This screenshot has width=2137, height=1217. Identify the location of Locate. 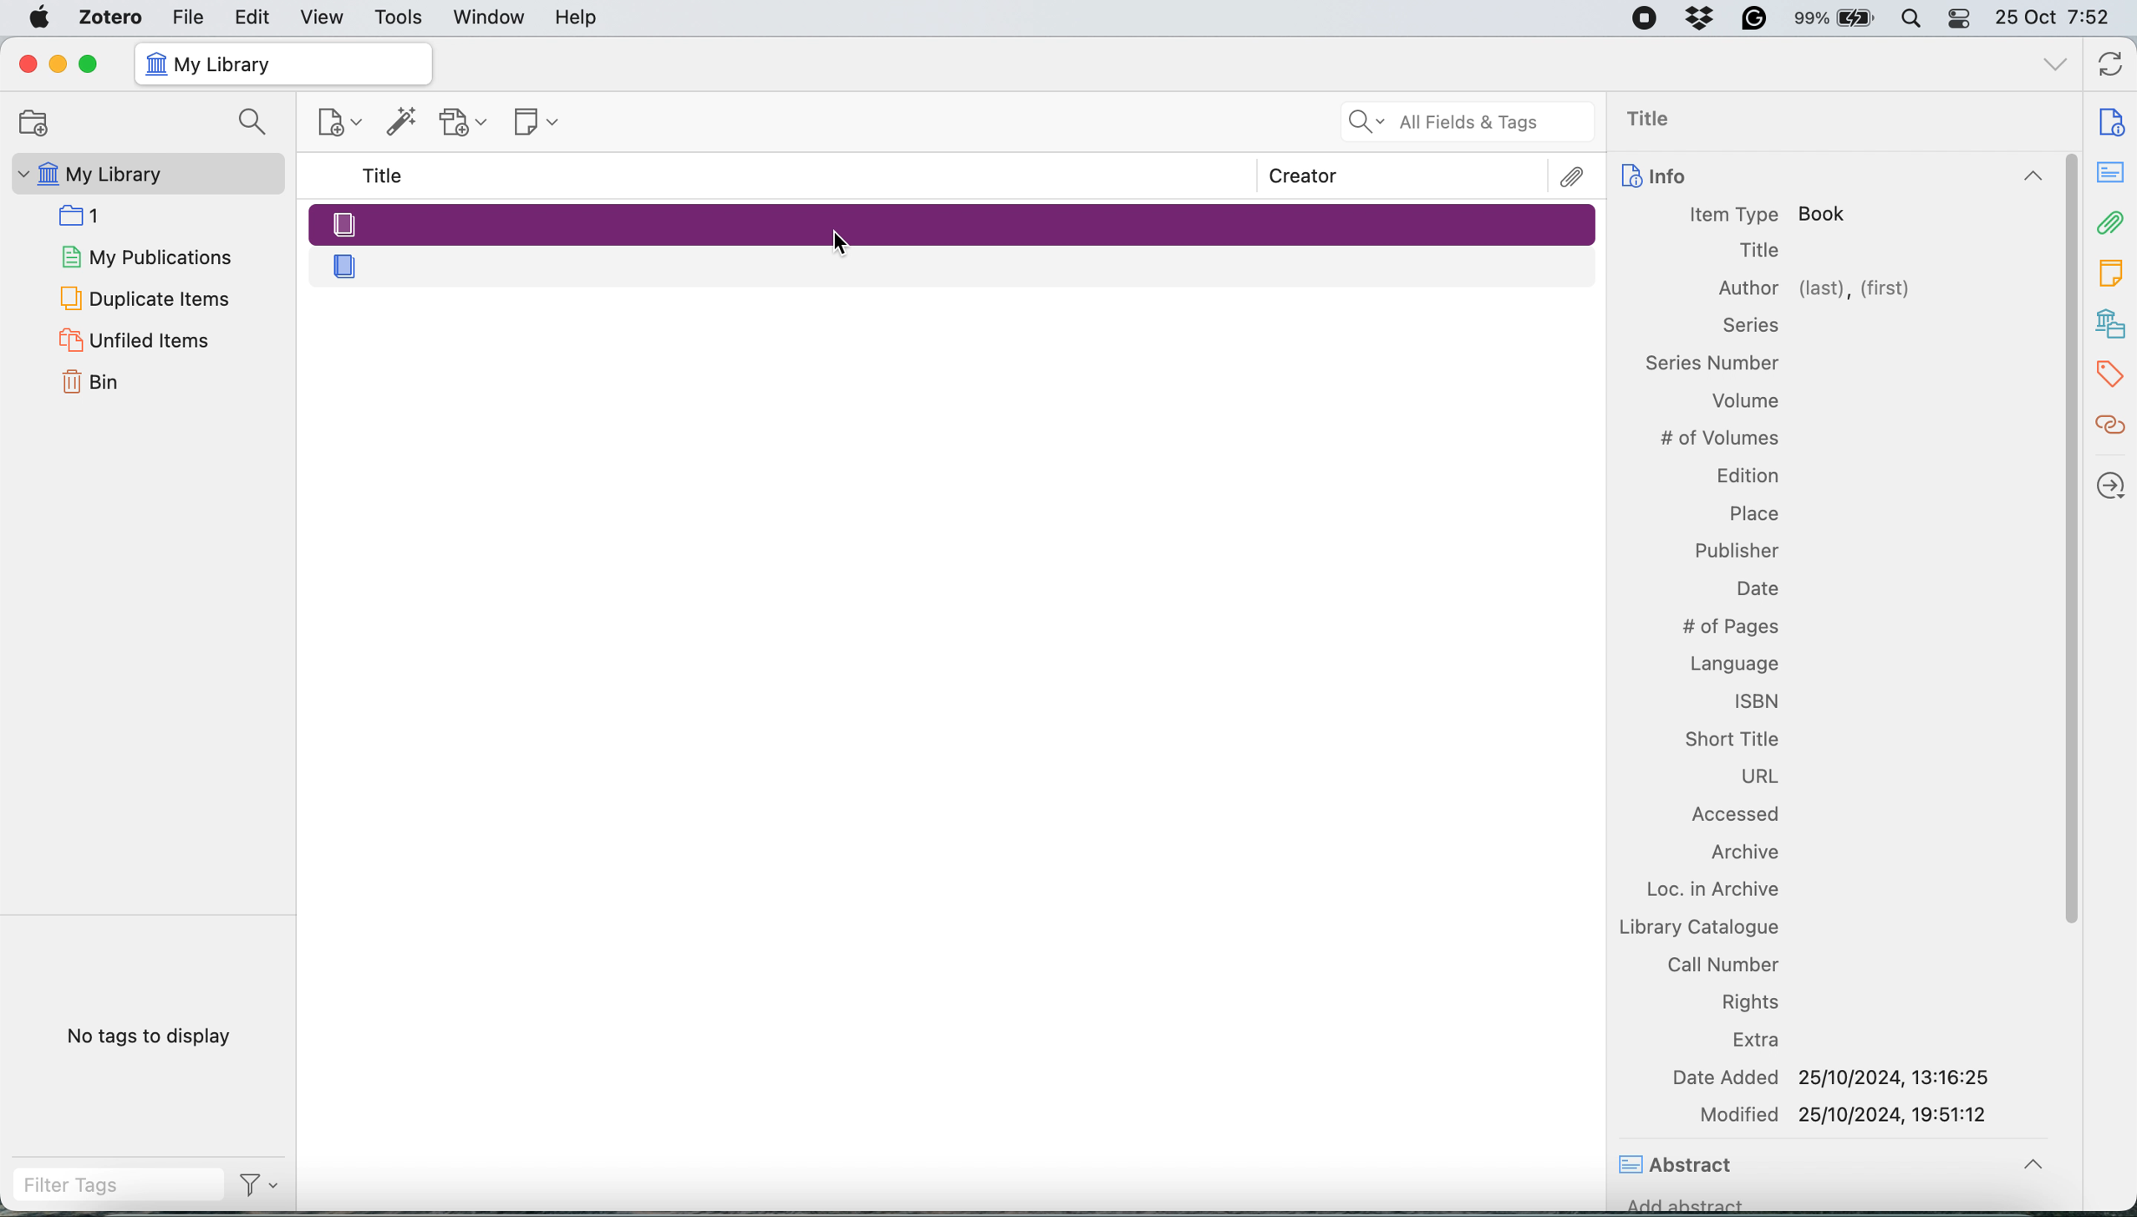
(2112, 486).